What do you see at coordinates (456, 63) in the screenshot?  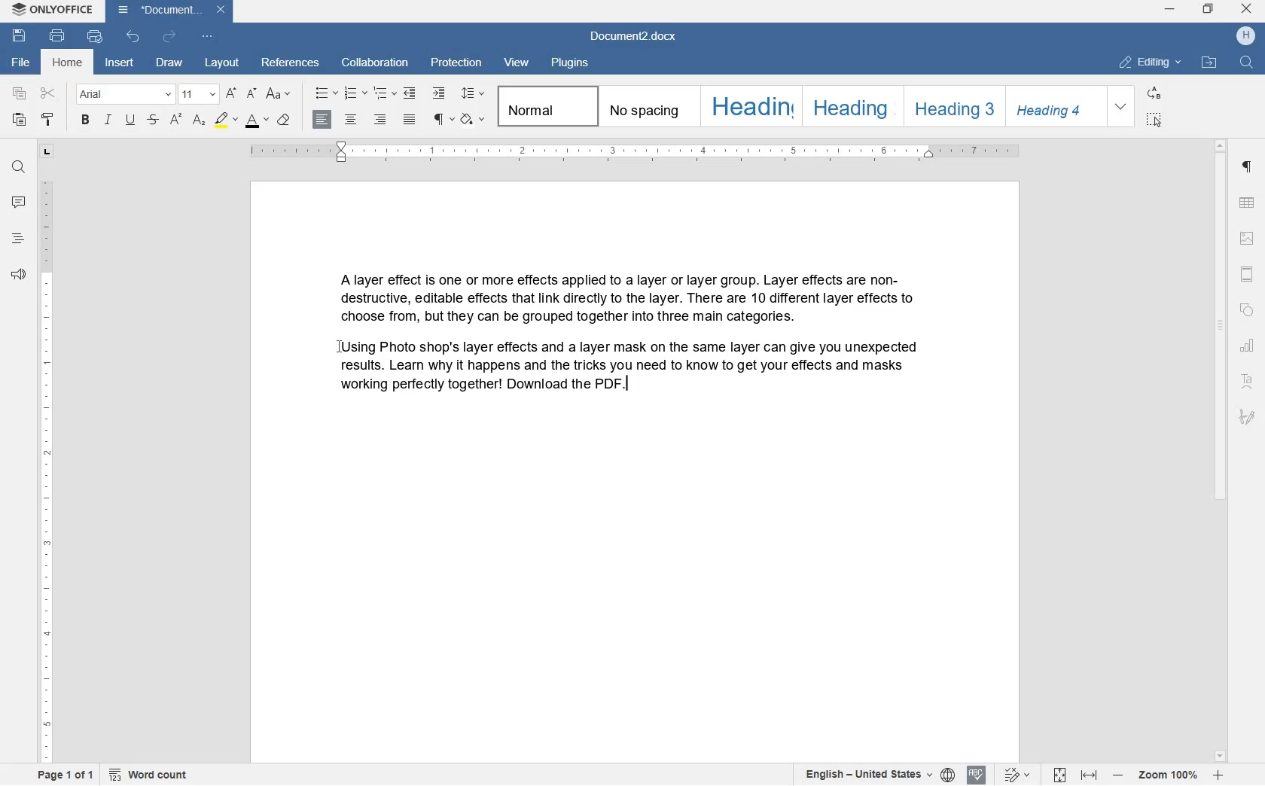 I see `PROTECTION` at bounding box center [456, 63].